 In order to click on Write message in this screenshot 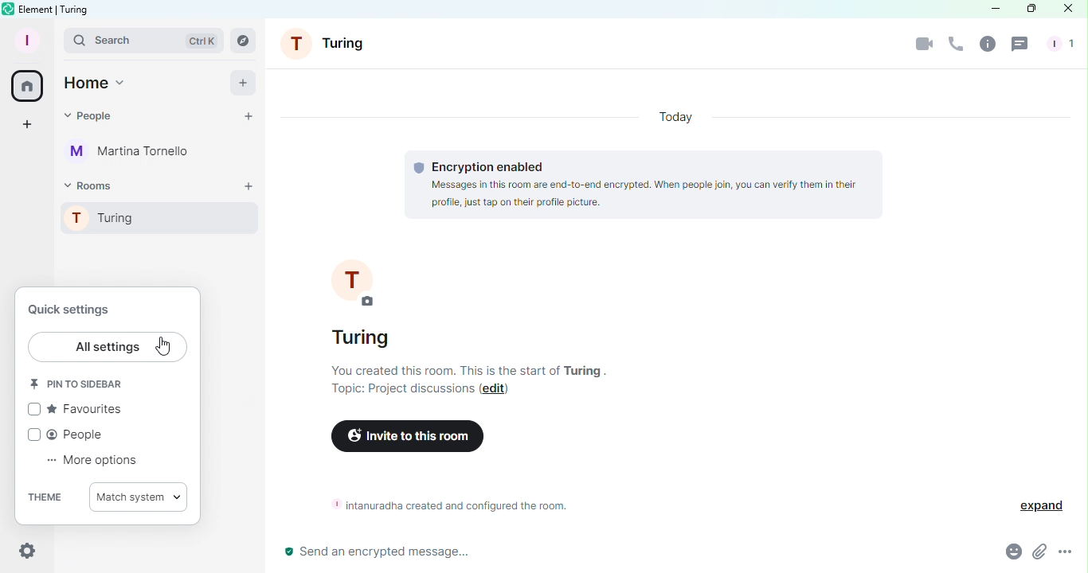, I will do `click(626, 554)`.